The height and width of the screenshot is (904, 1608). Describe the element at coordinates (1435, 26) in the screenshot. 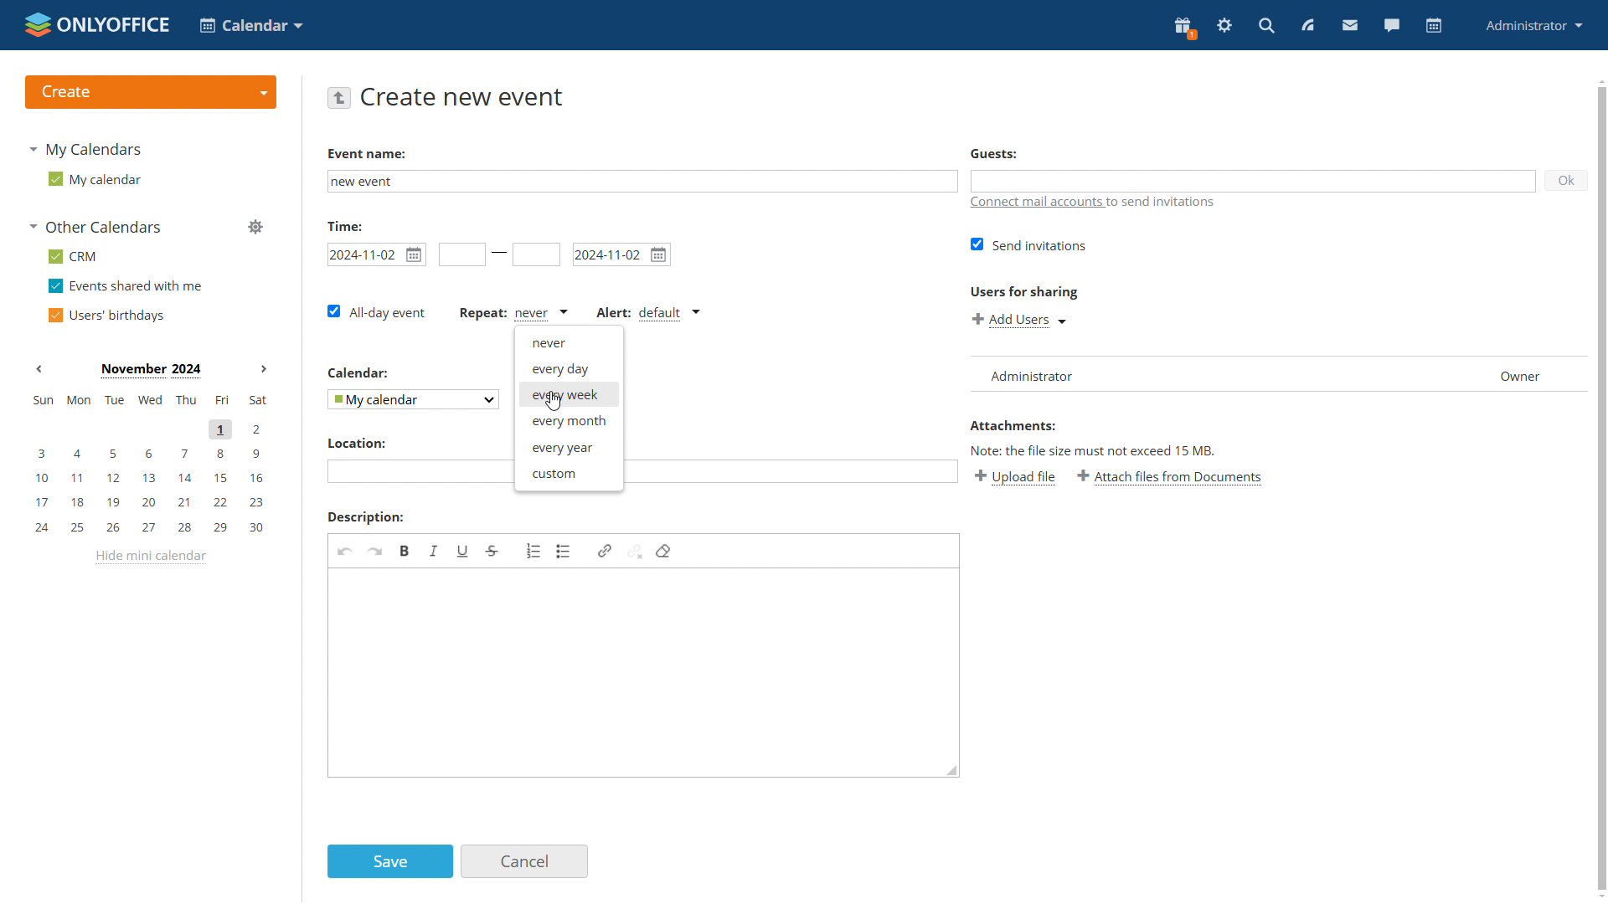

I see `calendar` at that location.